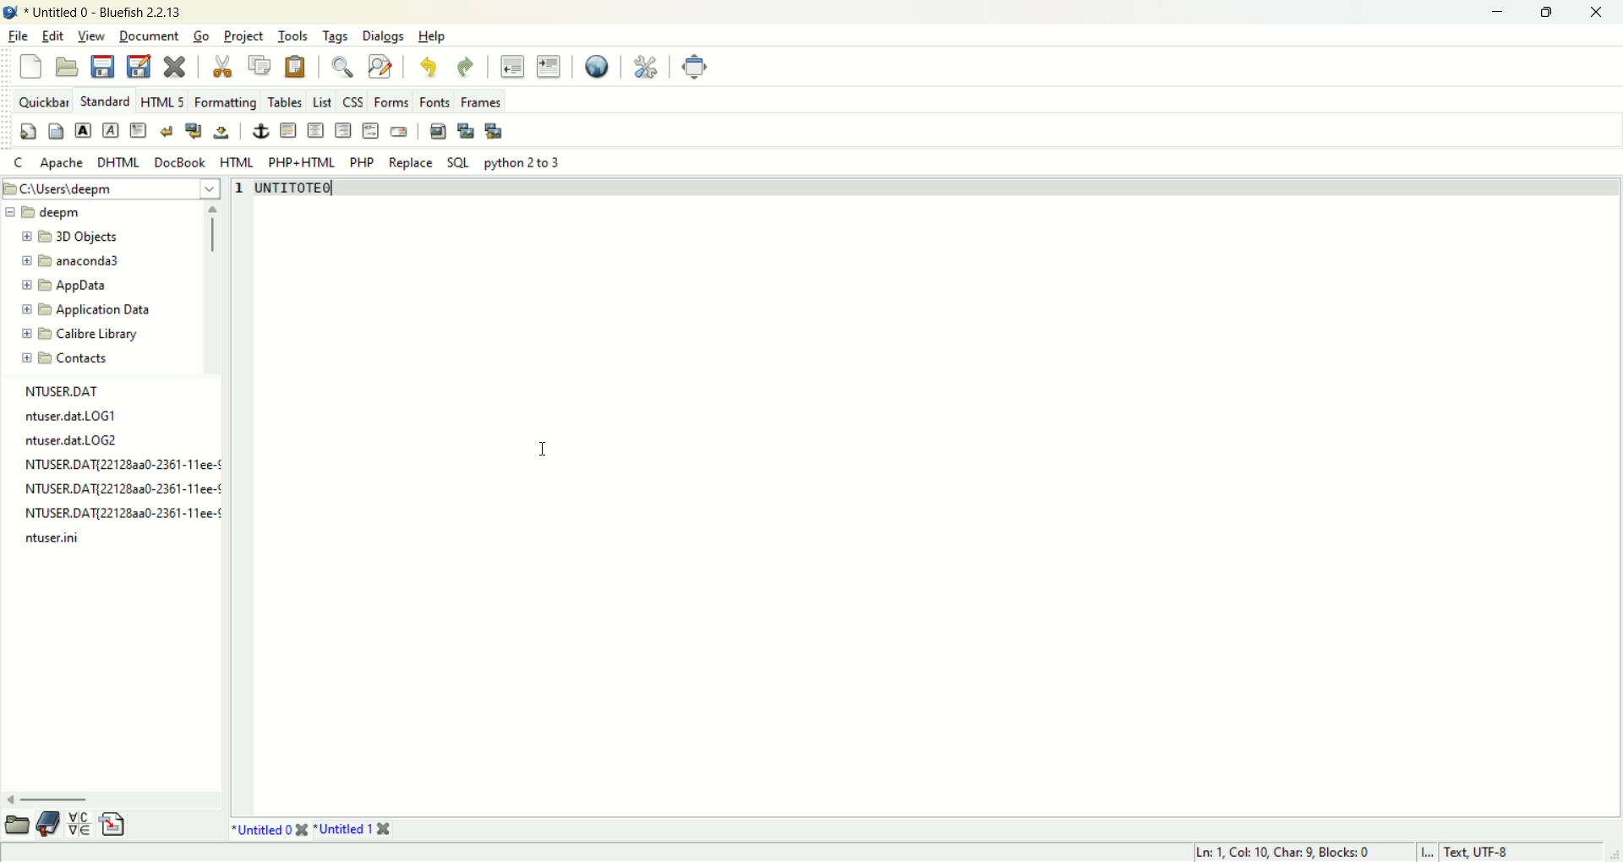 The image size is (1623, 862). Describe the element at coordinates (79, 825) in the screenshot. I see `insert special character` at that location.